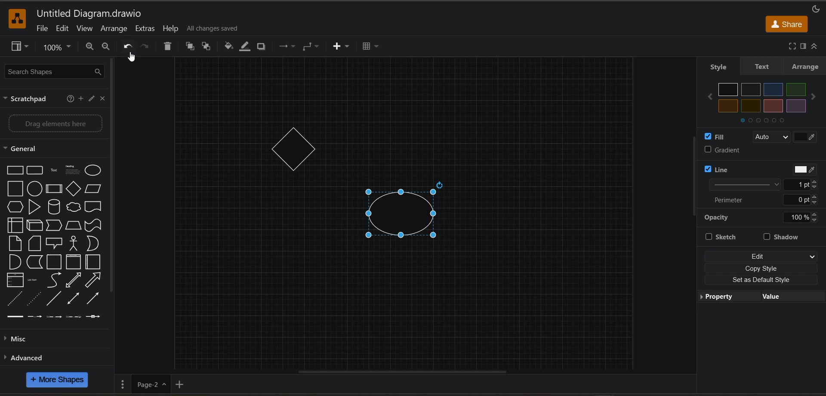 The height and width of the screenshot is (396, 826). What do you see at coordinates (816, 9) in the screenshot?
I see `appearance` at bounding box center [816, 9].